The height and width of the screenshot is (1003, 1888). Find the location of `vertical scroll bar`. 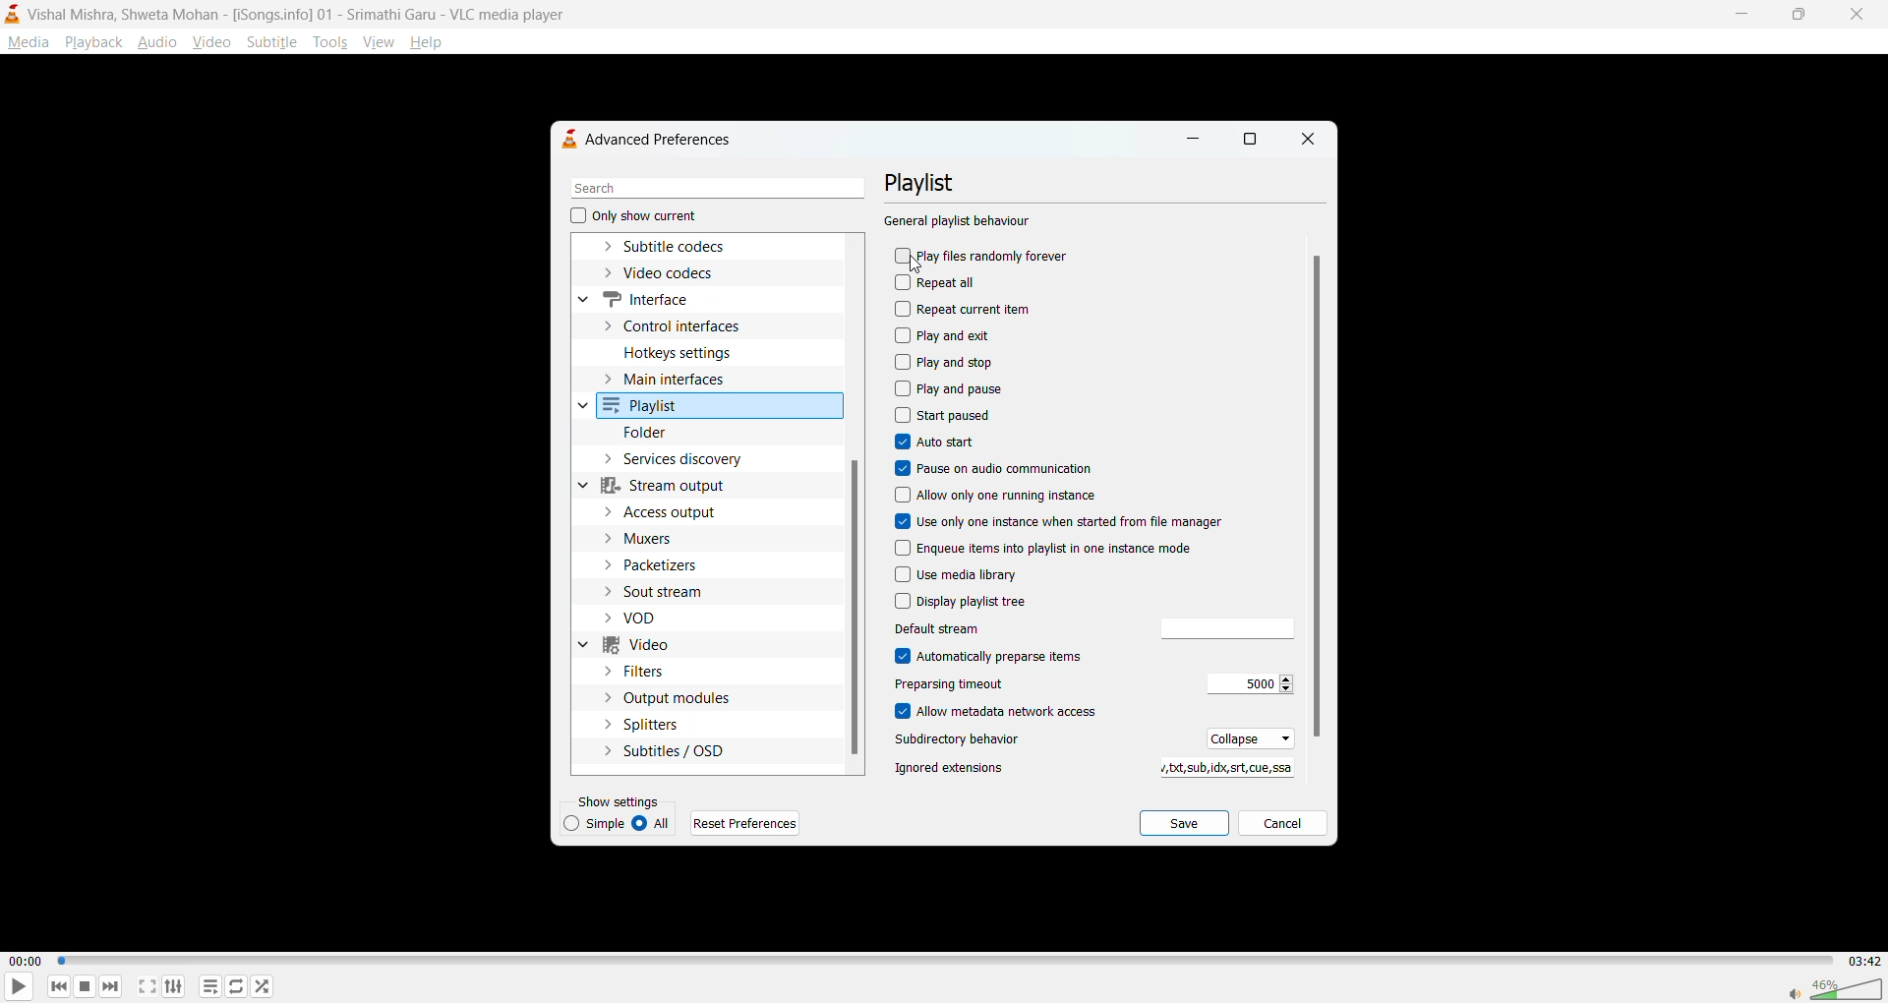

vertical scroll bar is located at coordinates (855, 608).